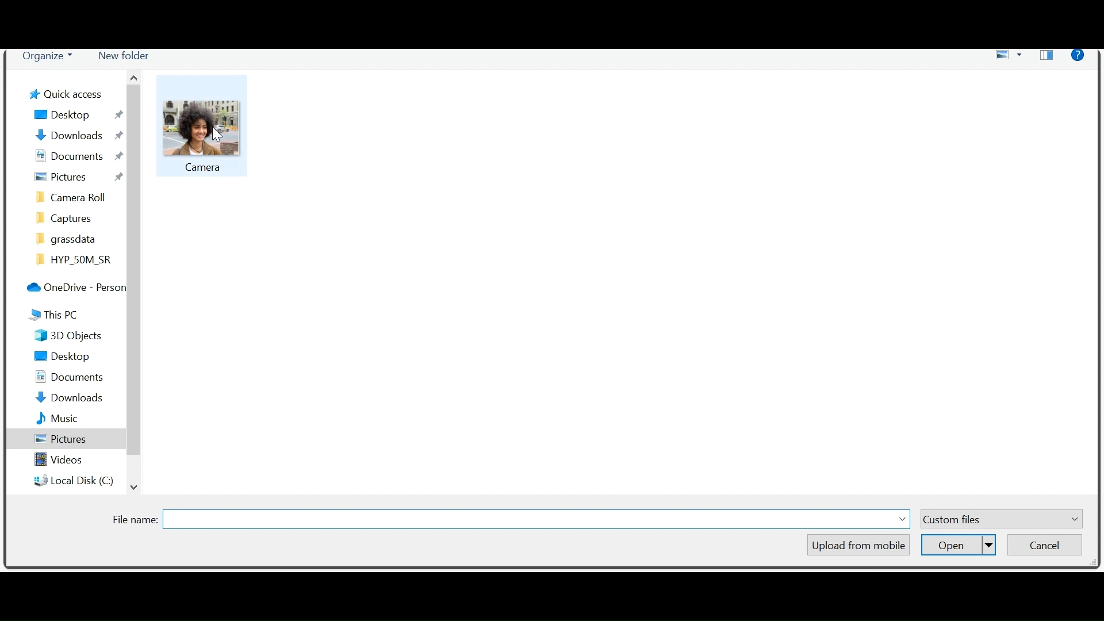 Image resolution: width=1104 pixels, height=621 pixels. Describe the element at coordinates (68, 378) in the screenshot. I see `Documents` at that location.